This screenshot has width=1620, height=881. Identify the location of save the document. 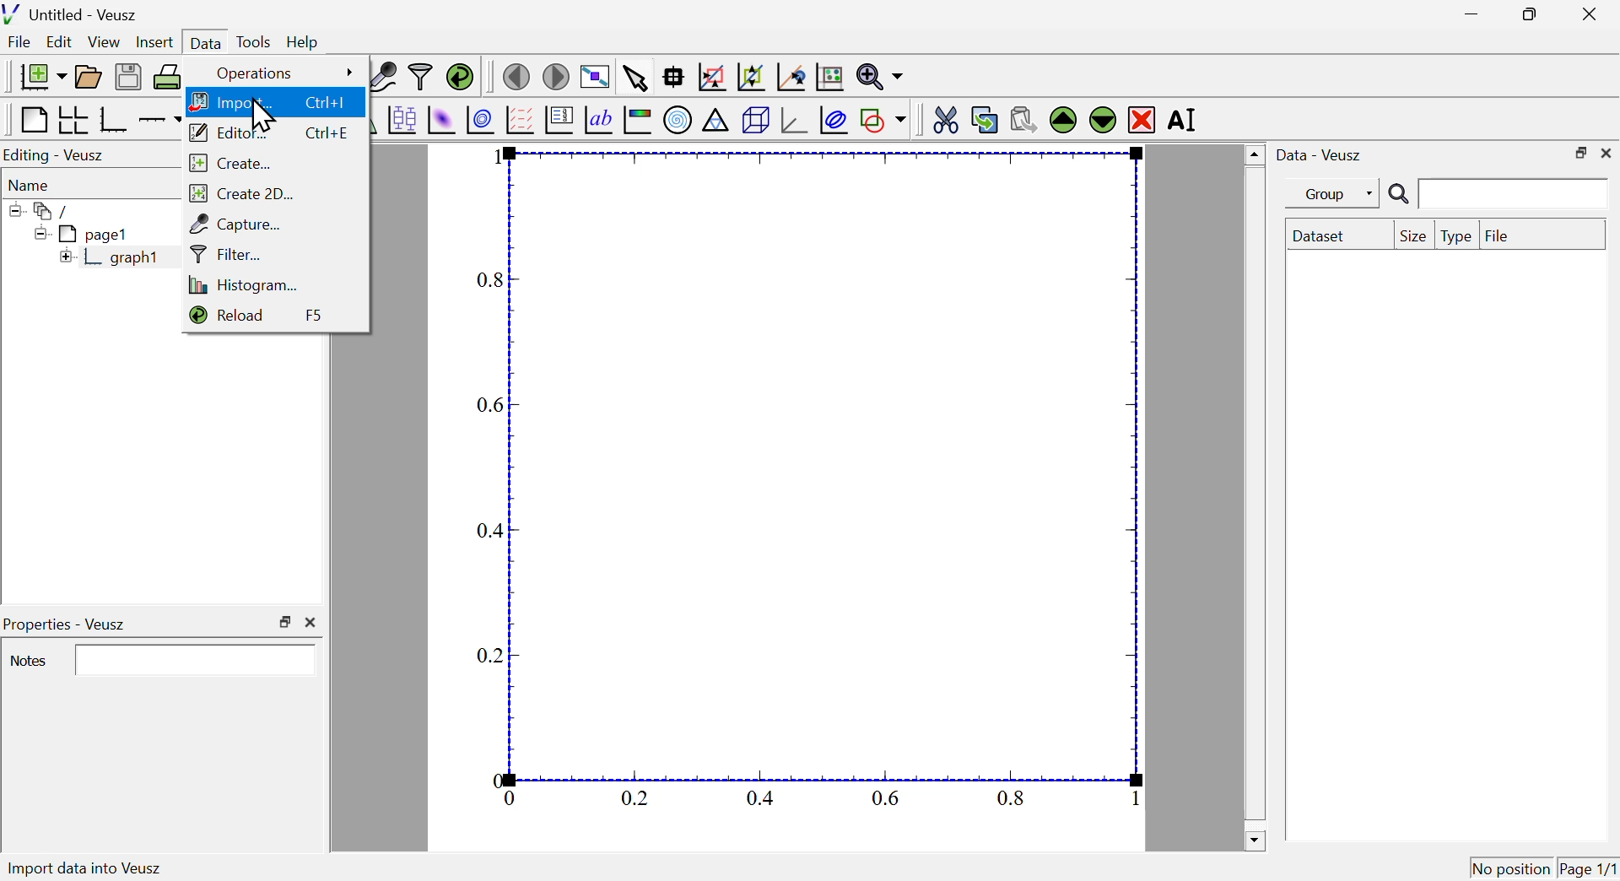
(128, 78).